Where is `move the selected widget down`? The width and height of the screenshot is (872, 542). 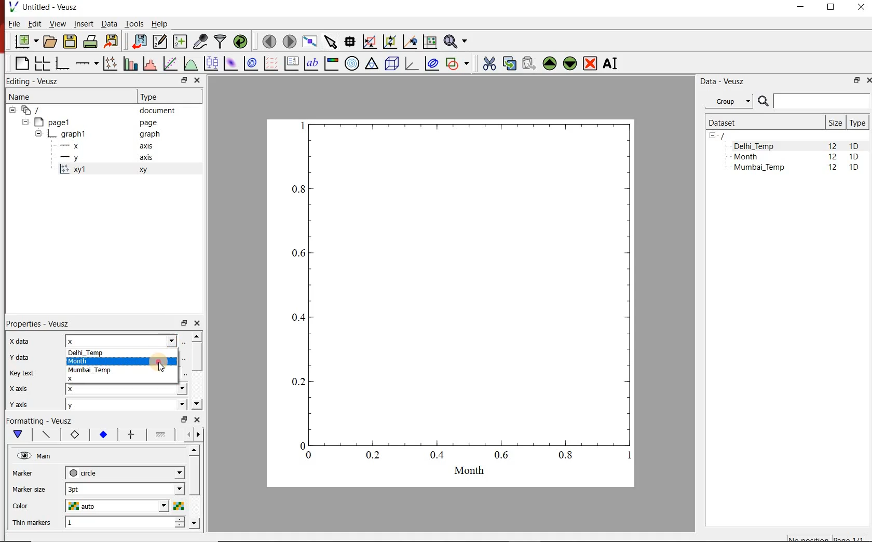 move the selected widget down is located at coordinates (570, 64).